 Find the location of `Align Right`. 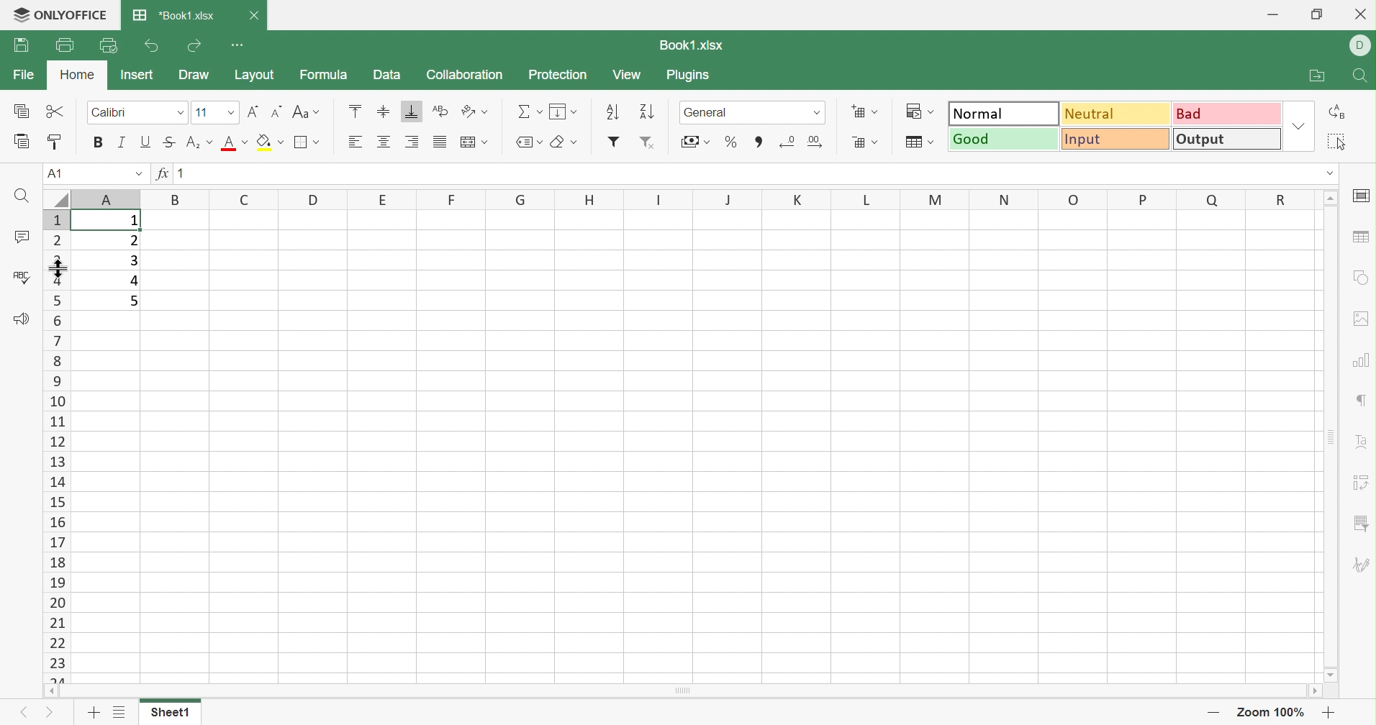

Align Right is located at coordinates (414, 140).